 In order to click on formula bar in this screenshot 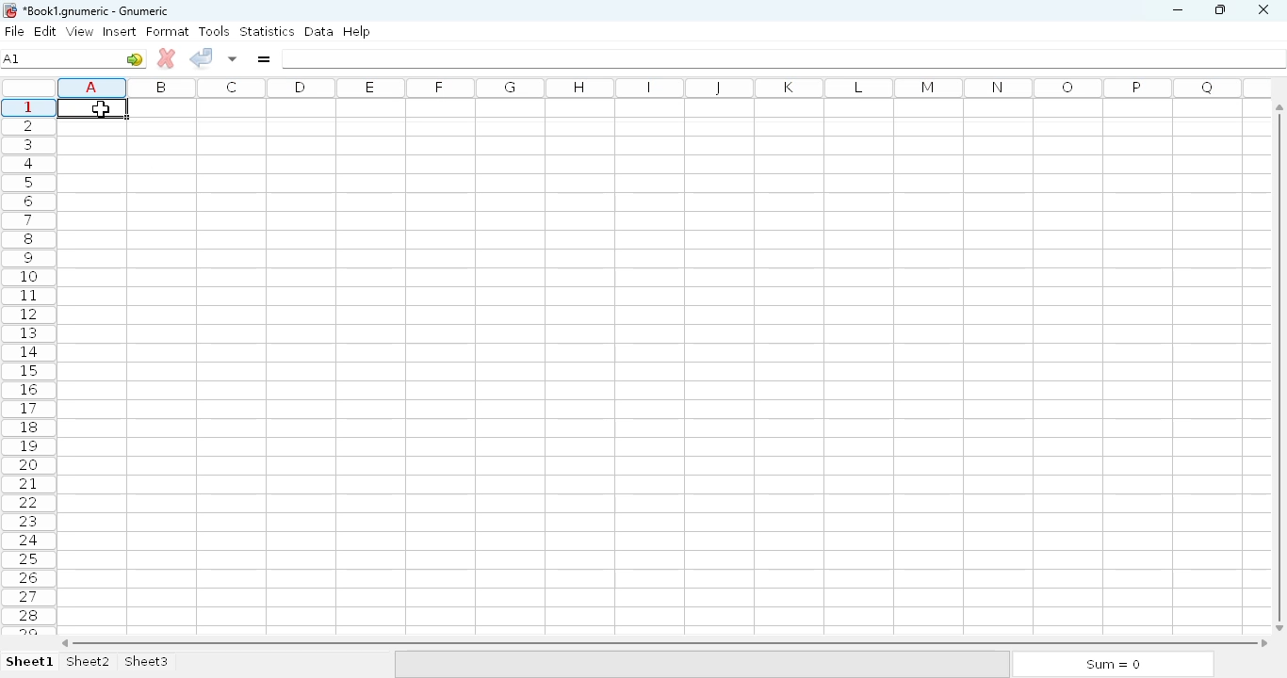, I will do `click(785, 58)`.